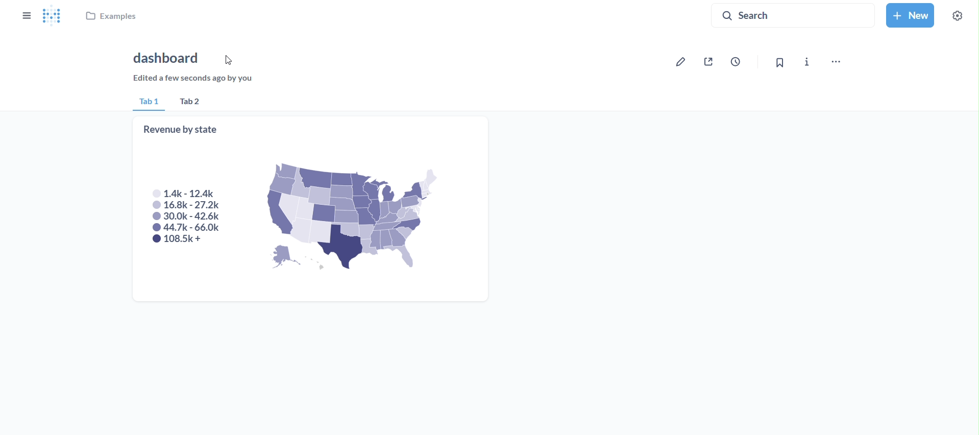 This screenshot has height=435, width=979. What do you see at coordinates (167, 57) in the screenshot?
I see `dashboard` at bounding box center [167, 57].